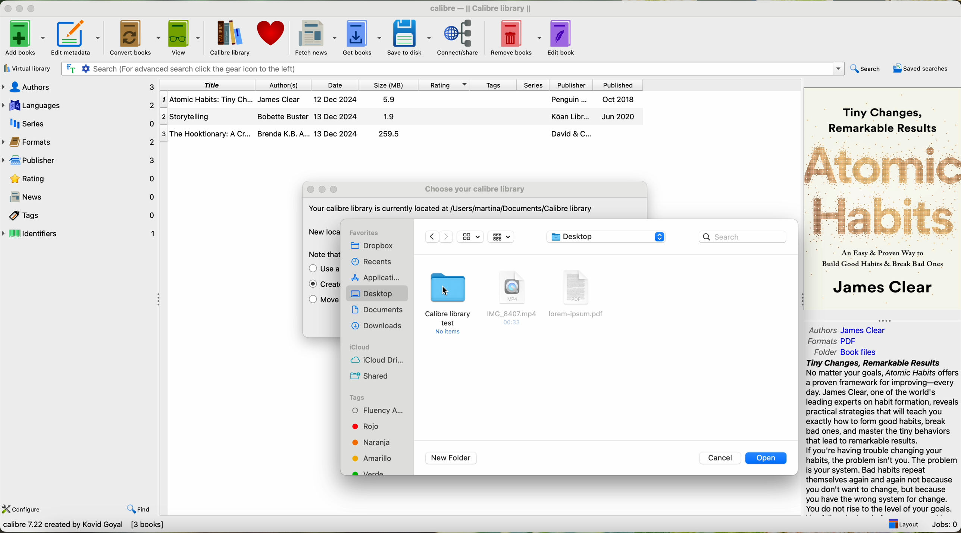 The image size is (961, 533). What do you see at coordinates (438, 237) in the screenshot?
I see `navigate arrows` at bounding box center [438, 237].